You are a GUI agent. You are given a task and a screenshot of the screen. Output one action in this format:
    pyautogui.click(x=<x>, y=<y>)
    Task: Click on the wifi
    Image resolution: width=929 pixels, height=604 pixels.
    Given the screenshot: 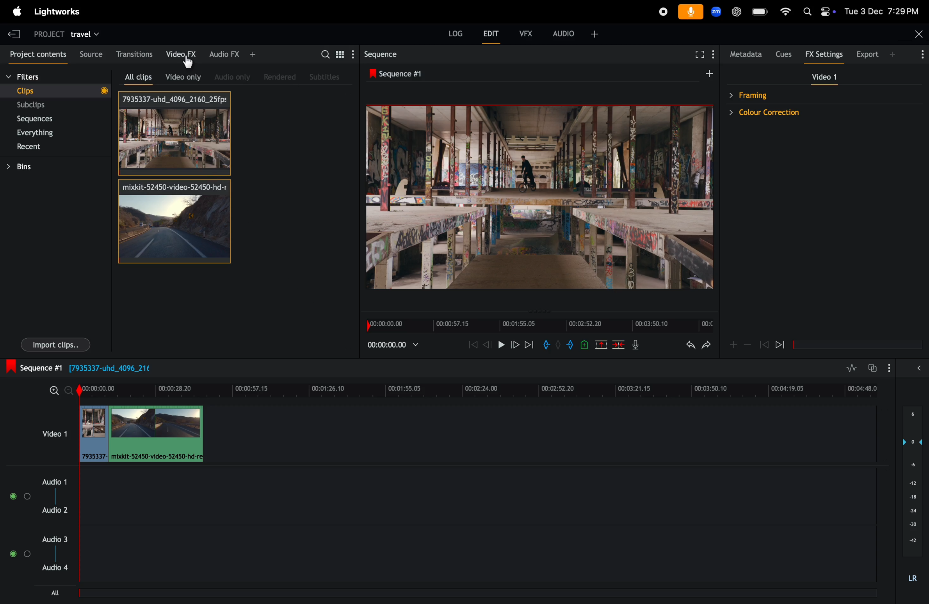 What is the action you would take?
    pyautogui.click(x=785, y=11)
    